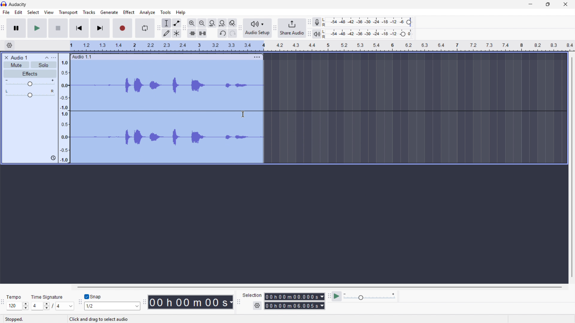  What do you see at coordinates (147, 12) in the screenshot?
I see `Analyse` at bounding box center [147, 12].